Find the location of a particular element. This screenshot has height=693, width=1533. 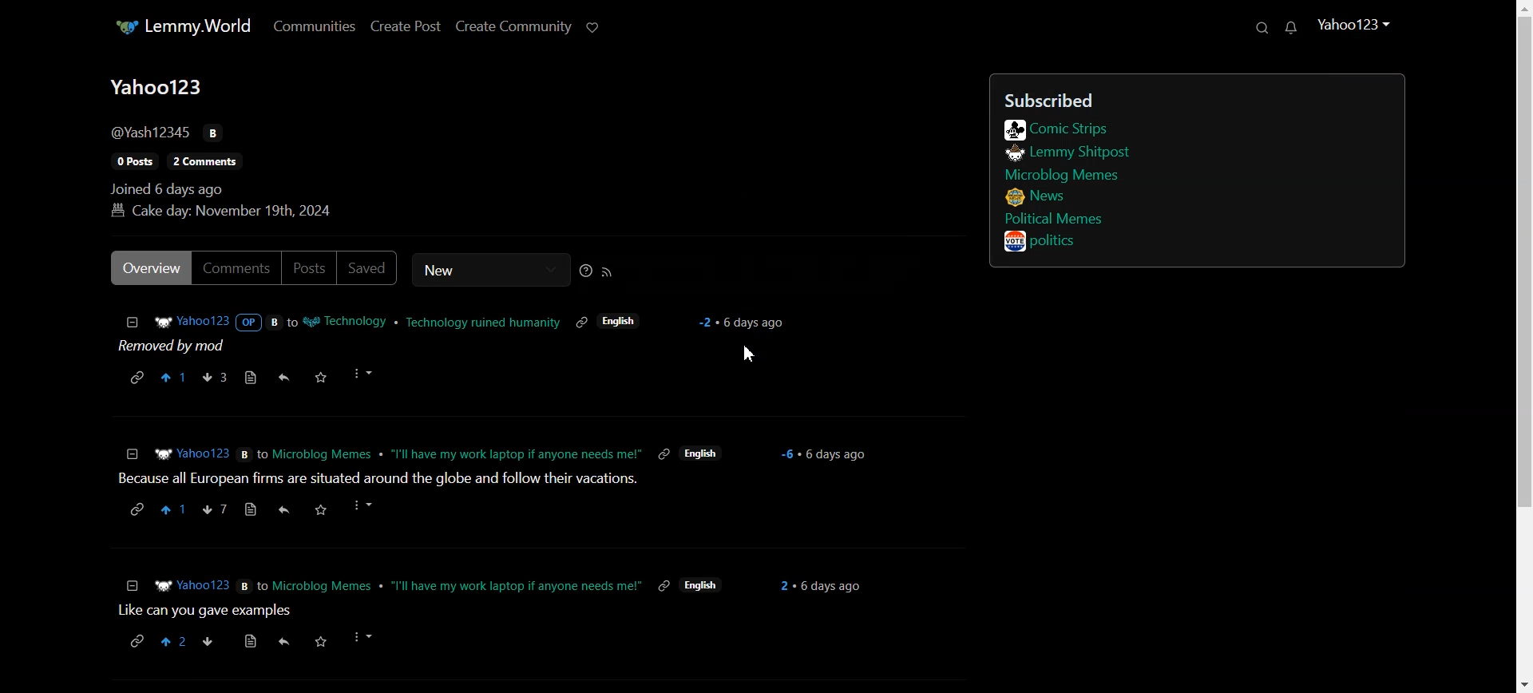

english is located at coordinates (700, 455).